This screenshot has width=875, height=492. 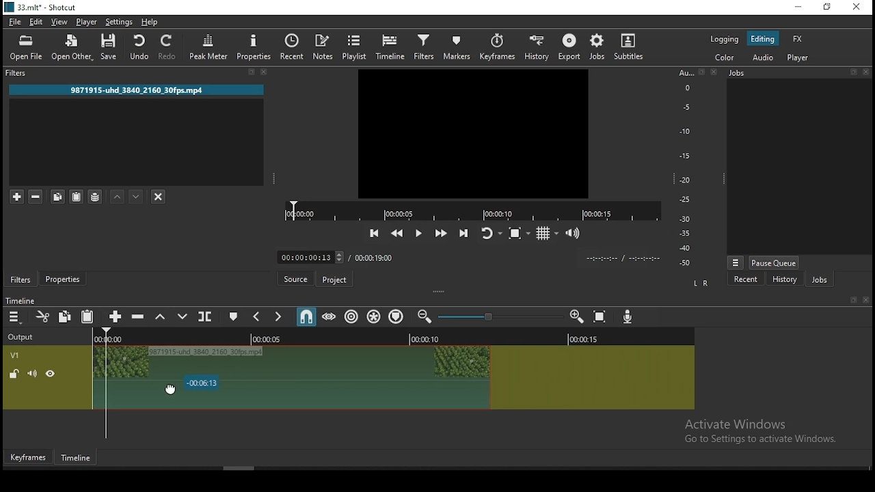 What do you see at coordinates (335, 256) in the screenshot?
I see `00:00:00:13 3 7 00:00:19:00` at bounding box center [335, 256].